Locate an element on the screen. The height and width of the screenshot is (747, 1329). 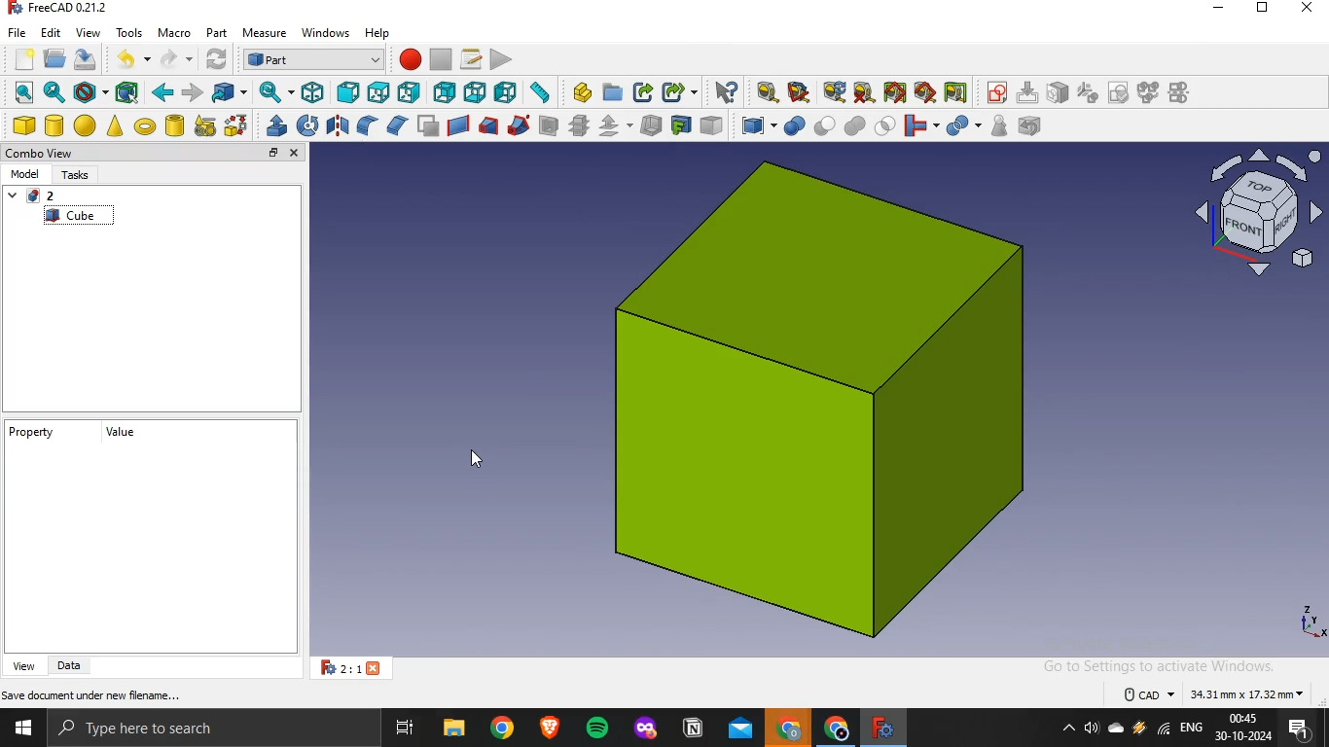
toggle delta is located at coordinates (957, 90).